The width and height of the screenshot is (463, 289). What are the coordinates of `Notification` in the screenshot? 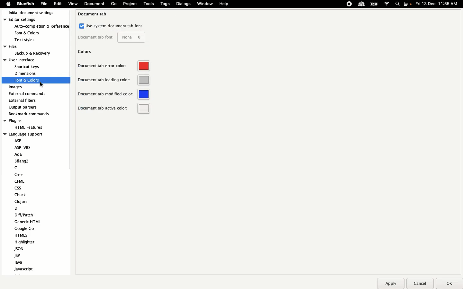 It's located at (408, 4).